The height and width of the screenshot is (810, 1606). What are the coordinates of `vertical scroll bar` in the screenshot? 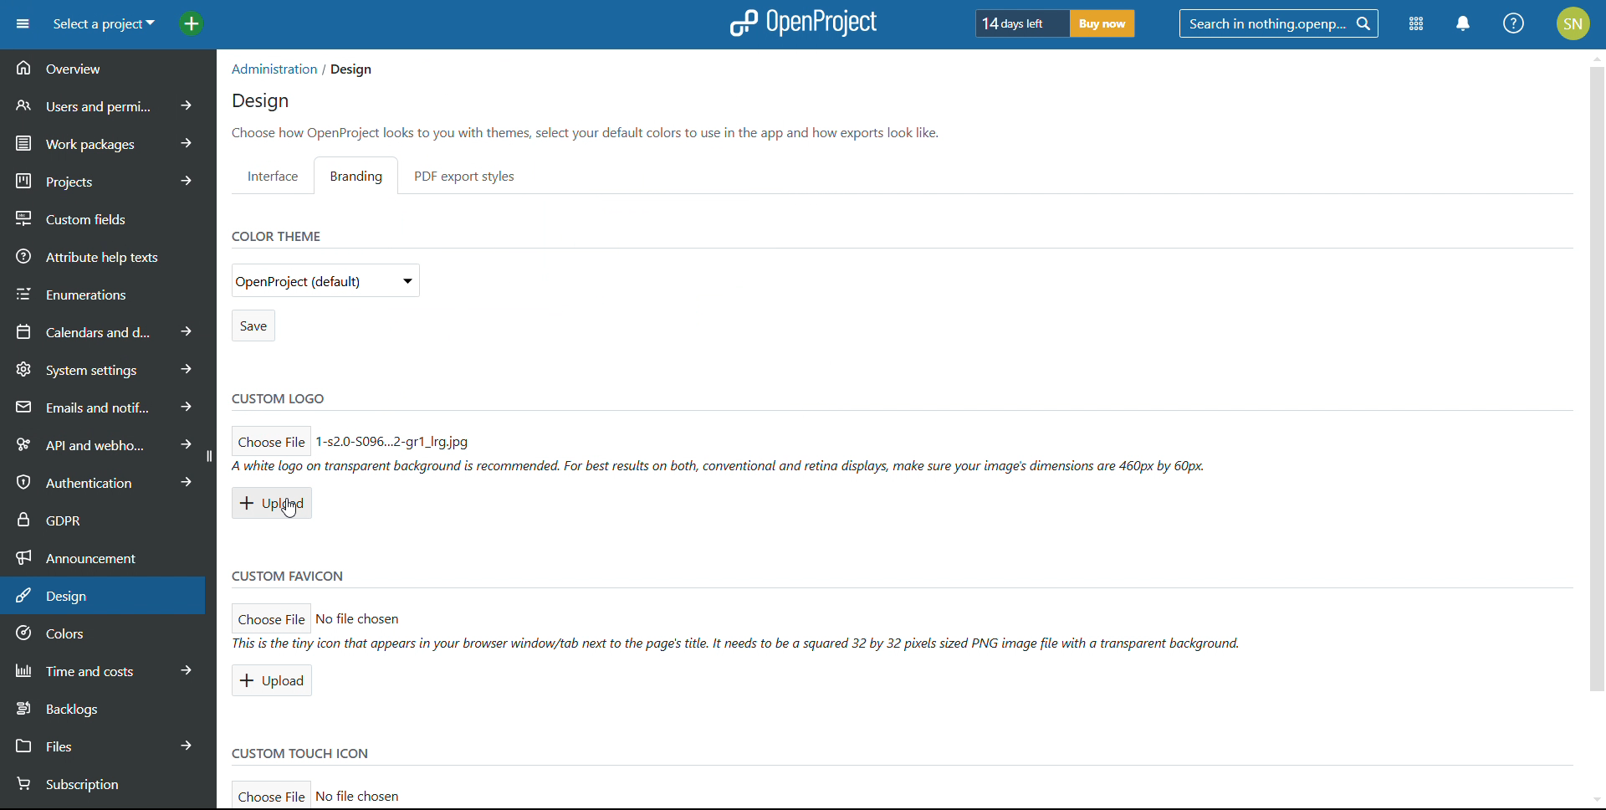 It's located at (1595, 395).